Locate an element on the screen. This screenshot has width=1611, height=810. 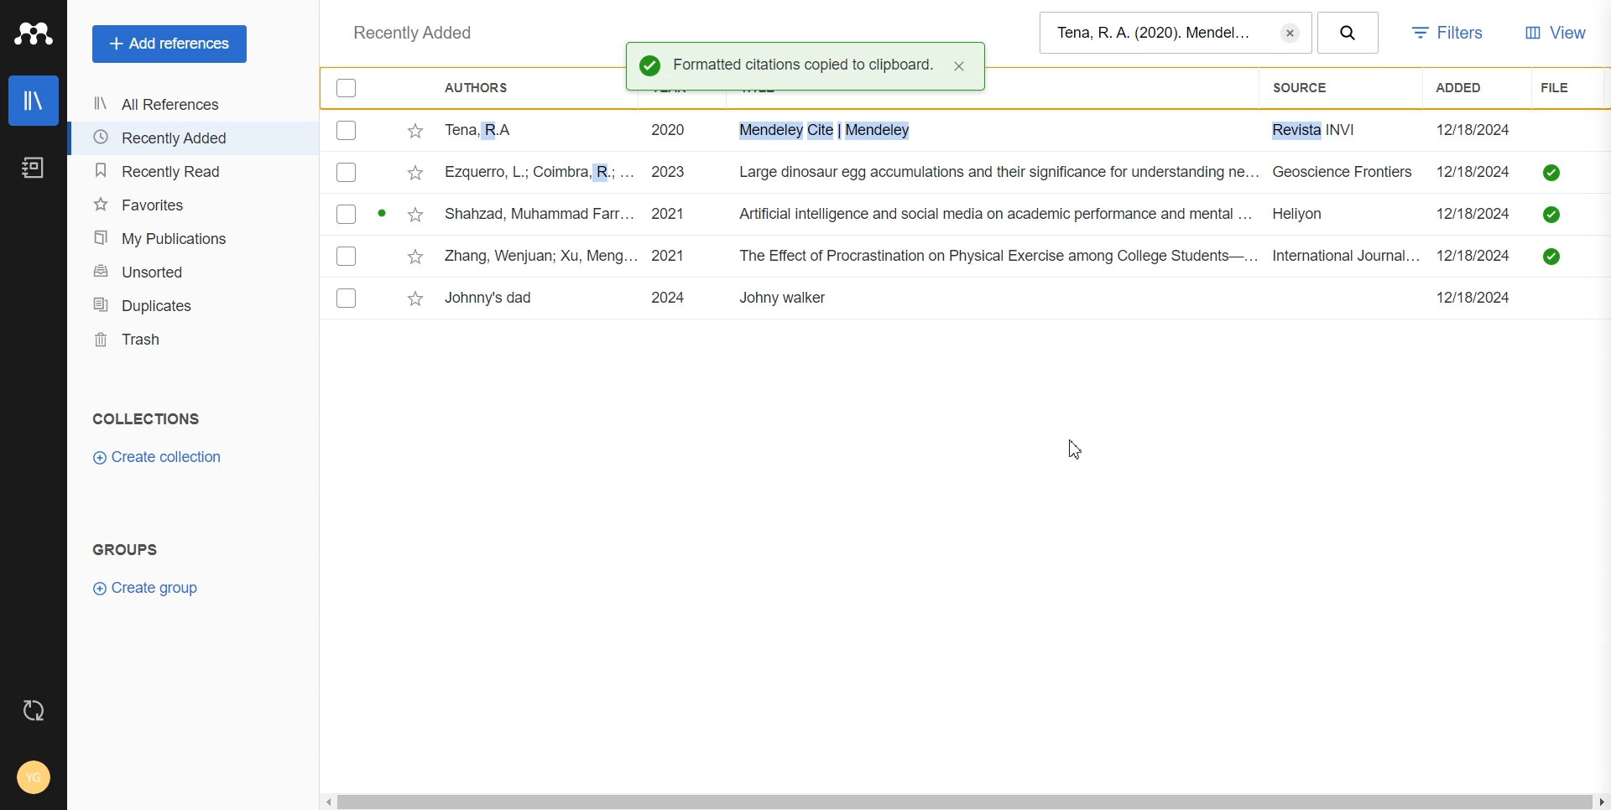
12/18/2024 is located at coordinates (1475, 171).